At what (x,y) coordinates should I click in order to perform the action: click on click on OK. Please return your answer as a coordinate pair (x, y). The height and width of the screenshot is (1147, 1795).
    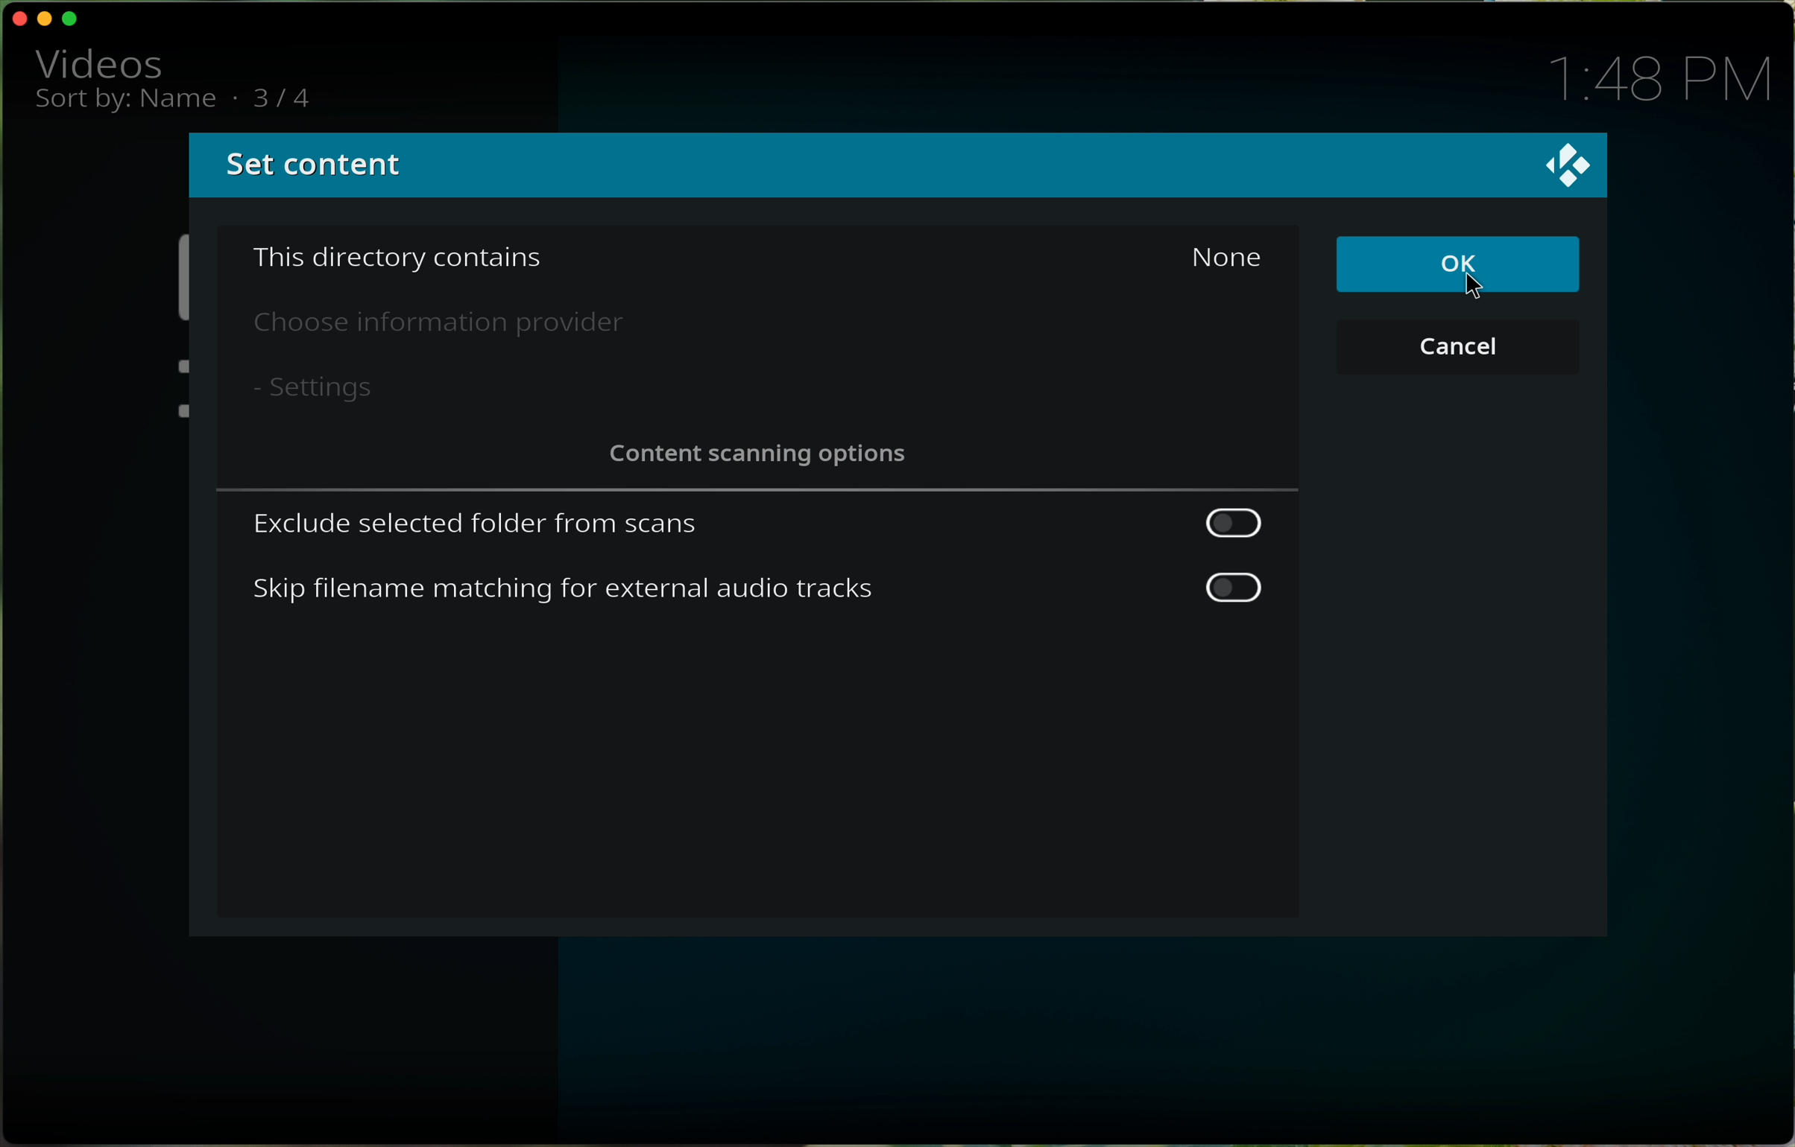
    Looking at the image, I should click on (1460, 265).